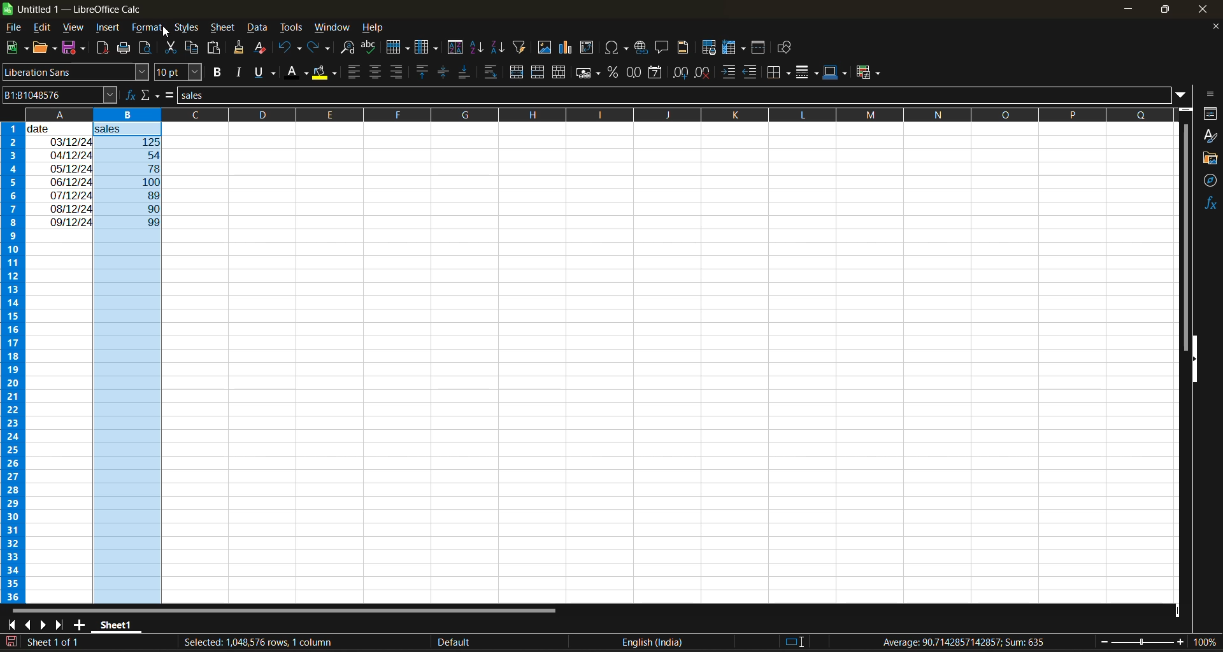 This screenshot has height=652, width=1223. What do you see at coordinates (1168, 12) in the screenshot?
I see `maximize` at bounding box center [1168, 12].